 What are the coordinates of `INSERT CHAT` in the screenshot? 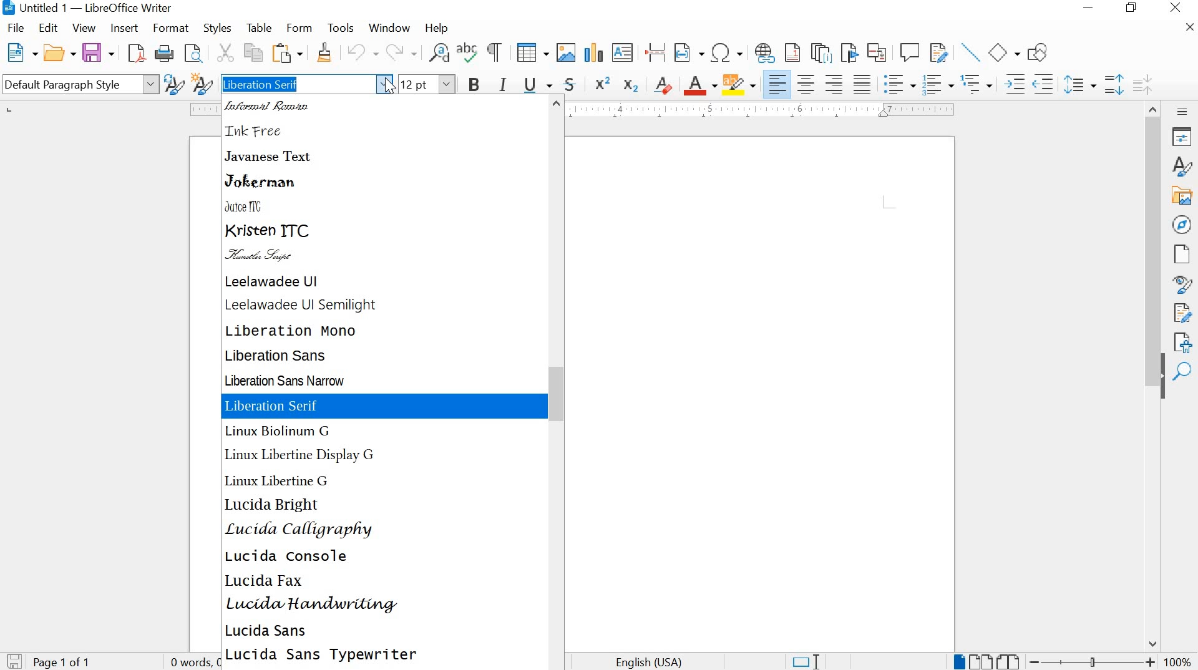 It's located at (593, 53).